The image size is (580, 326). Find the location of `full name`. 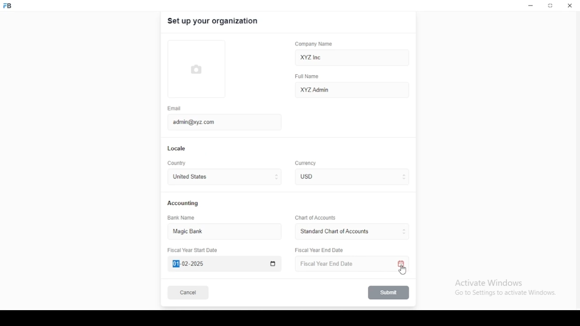

full name is located at coordinates (309, 77).